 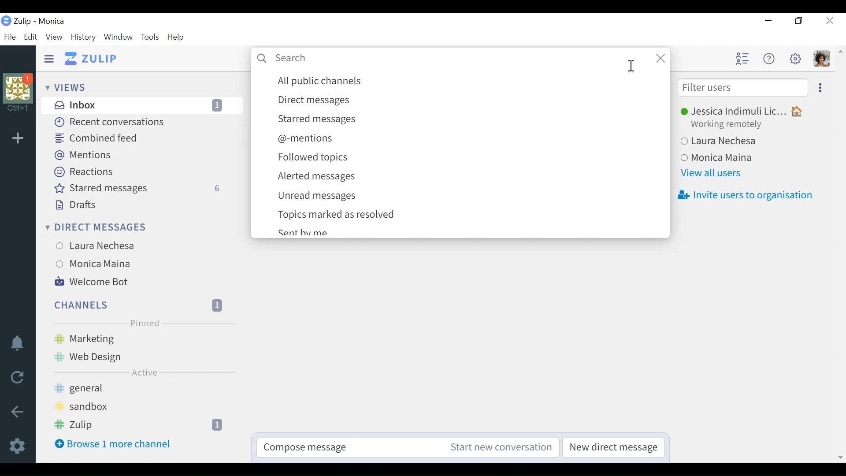 I want to click on Close, so click(x=829, y=20).